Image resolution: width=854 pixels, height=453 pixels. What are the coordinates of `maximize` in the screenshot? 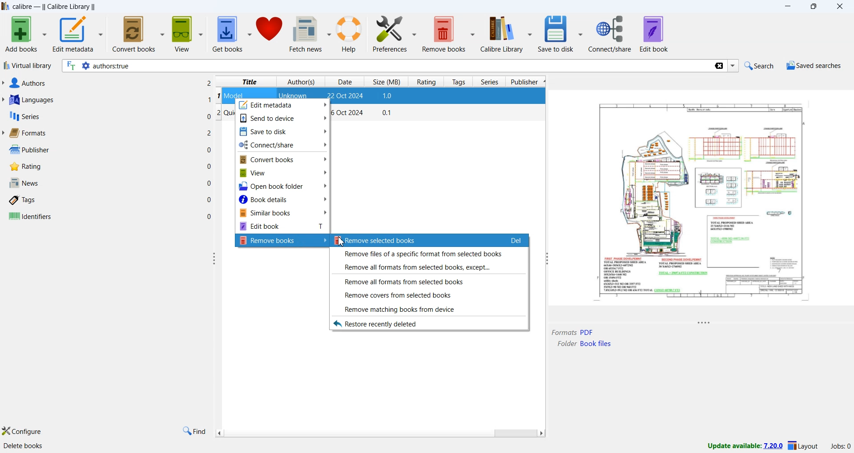 It's located at (815, 7).